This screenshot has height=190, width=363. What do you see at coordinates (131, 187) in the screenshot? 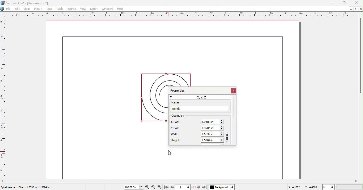
I see `Current zoom level` at bounding box center [131, 187].